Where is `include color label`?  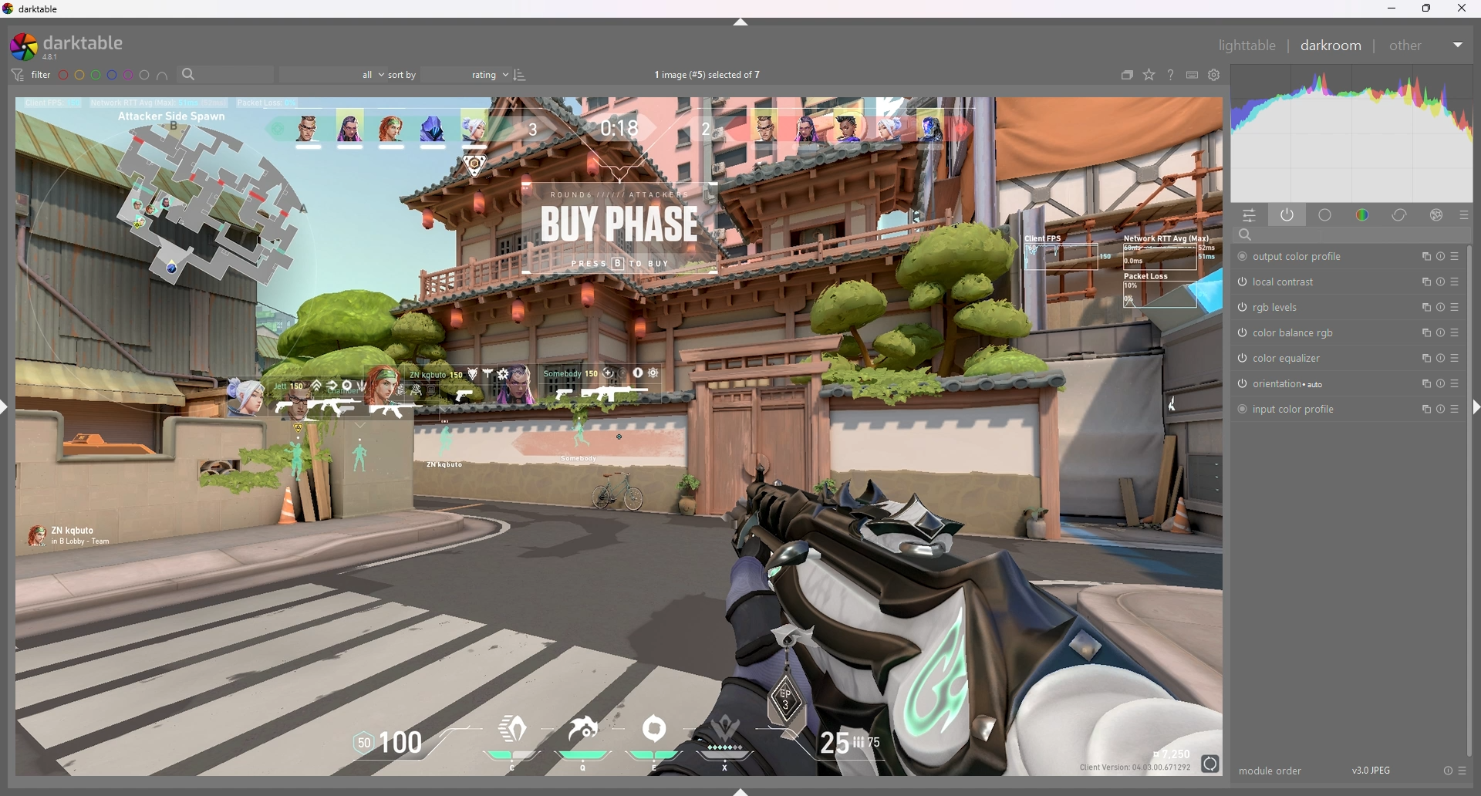
include color label is located at coordinates (163, 76).